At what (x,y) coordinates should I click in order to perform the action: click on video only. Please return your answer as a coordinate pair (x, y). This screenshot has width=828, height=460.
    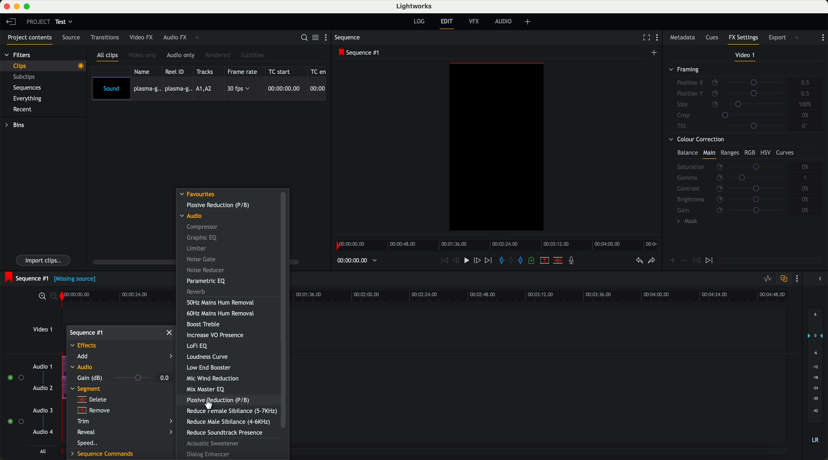
    Looking at the image, I should click on (144, 56).